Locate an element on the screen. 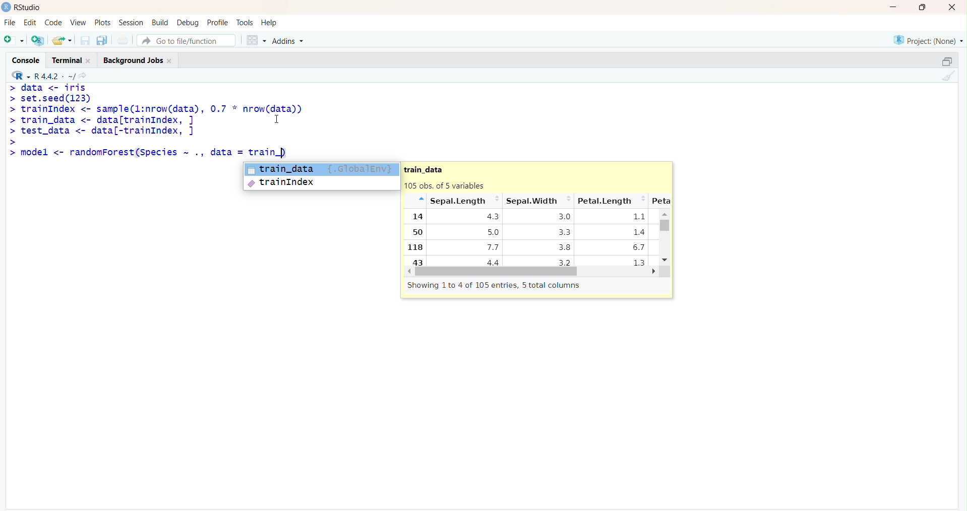 Image resolution: width=967 pixels, height=511 pixels. Prompt cursor is located at coordinates (11, 109).